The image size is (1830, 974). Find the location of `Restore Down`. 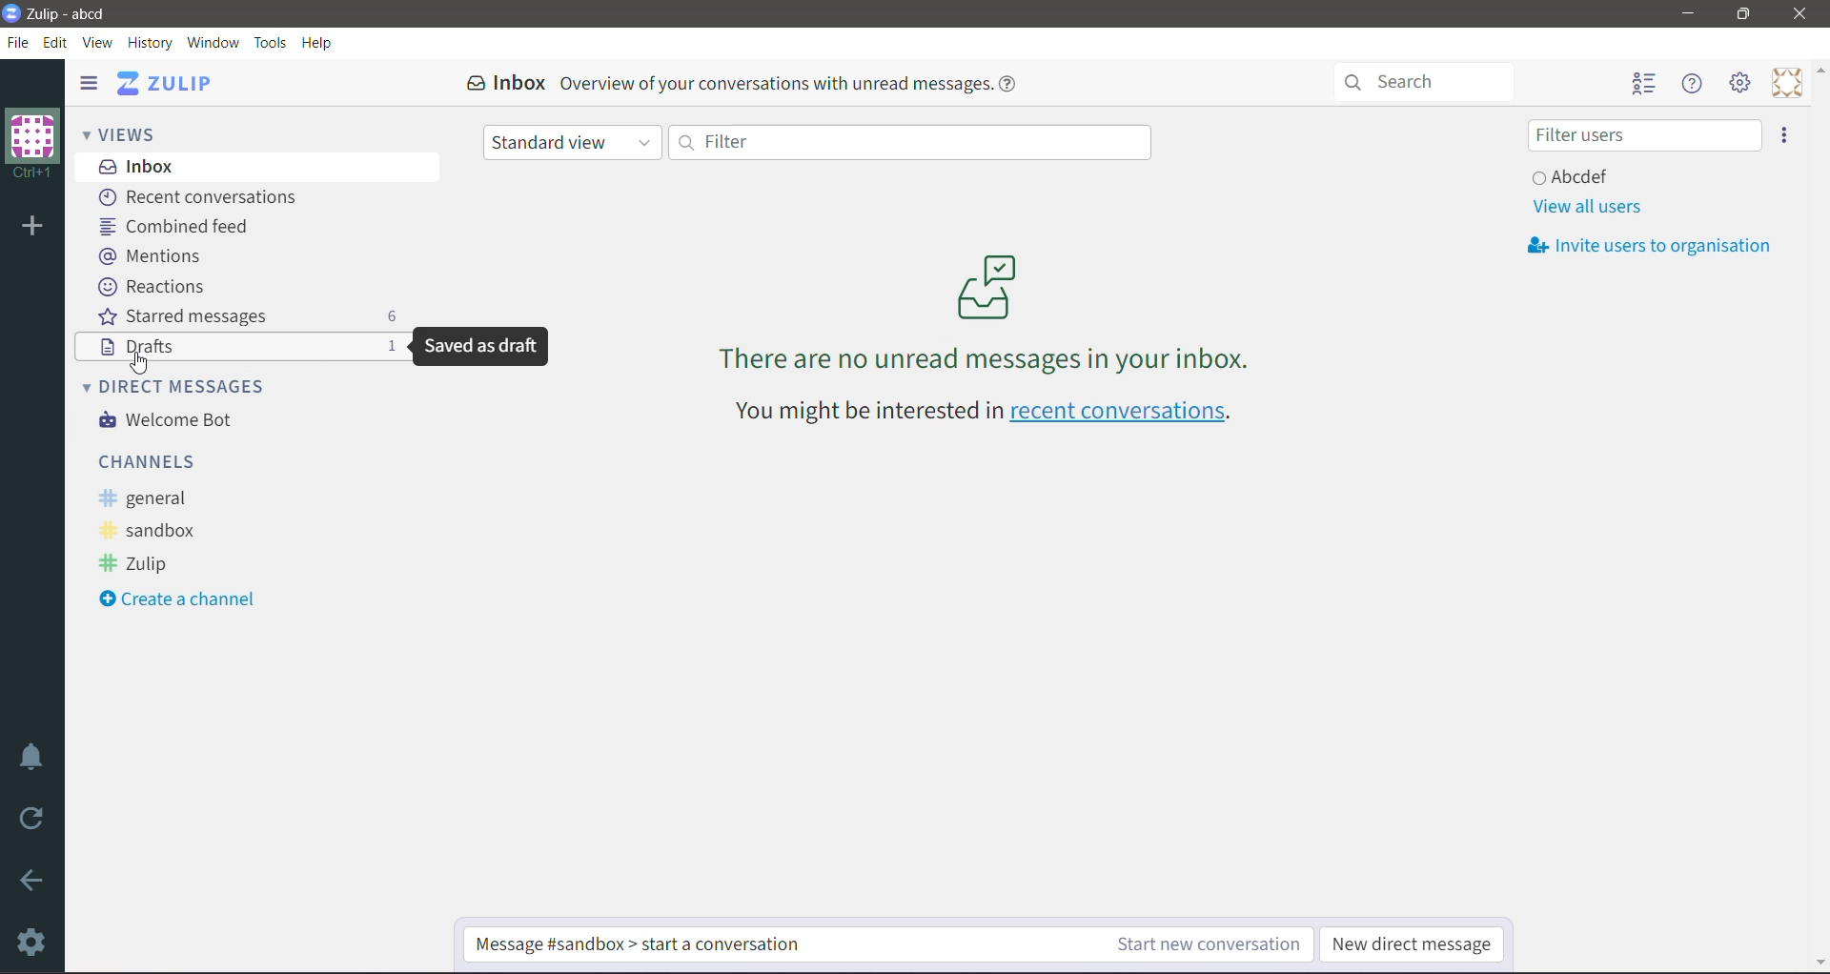

Restore Down is located at coordinates (1743, 14).